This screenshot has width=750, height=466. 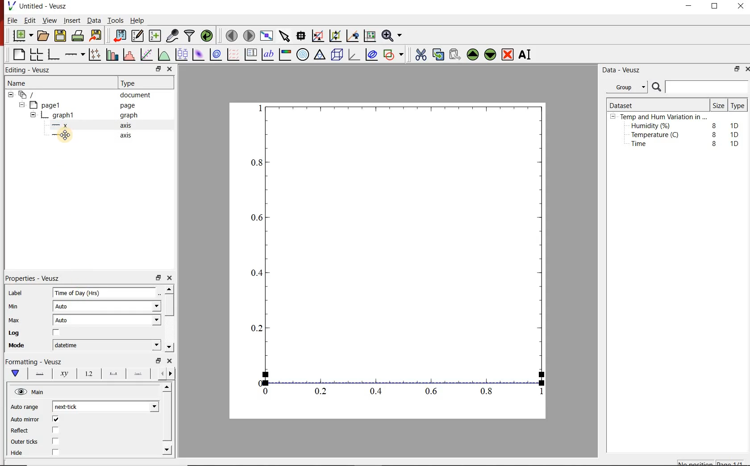 I want to click on 0.4, so click(x=377, y=392).